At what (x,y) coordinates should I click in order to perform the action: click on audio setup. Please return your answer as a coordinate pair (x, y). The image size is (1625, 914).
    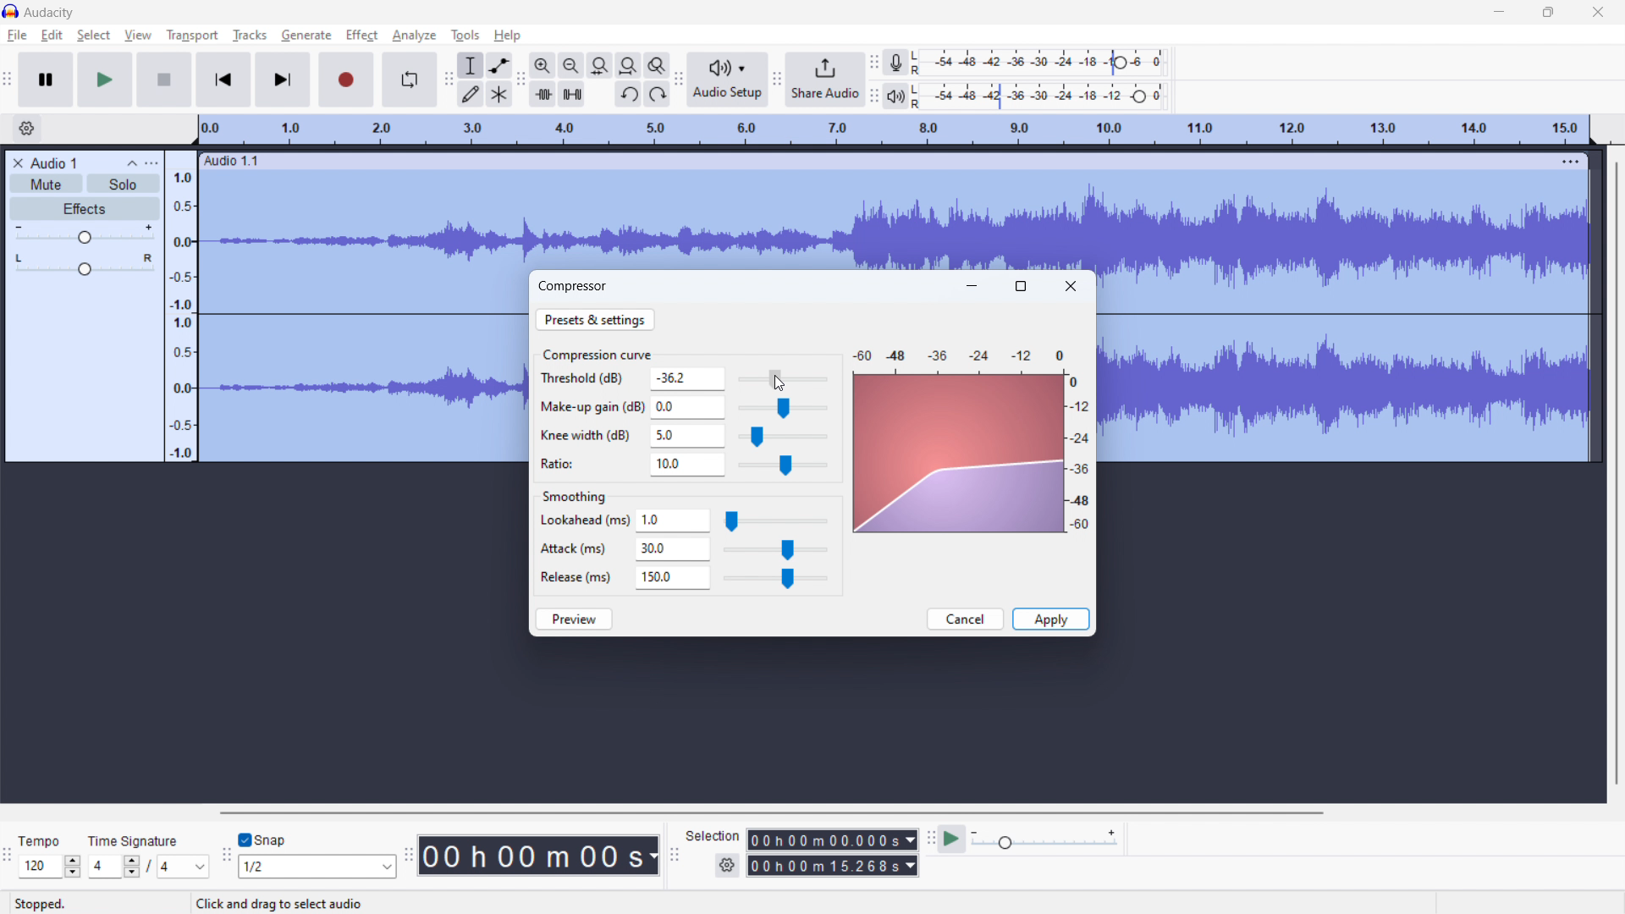
    Looking at the image, I should click on (727, 79).